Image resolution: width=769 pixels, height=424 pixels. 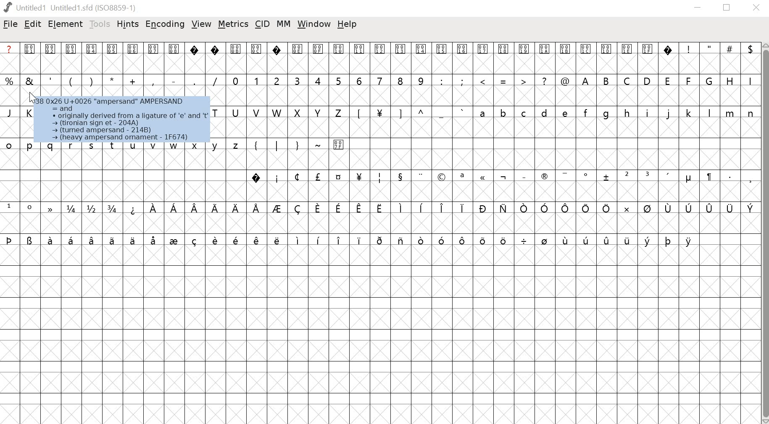 What do you see at coordinates (319, 80) in the screenshot?
I see `4` at bounding box center [319, 80].